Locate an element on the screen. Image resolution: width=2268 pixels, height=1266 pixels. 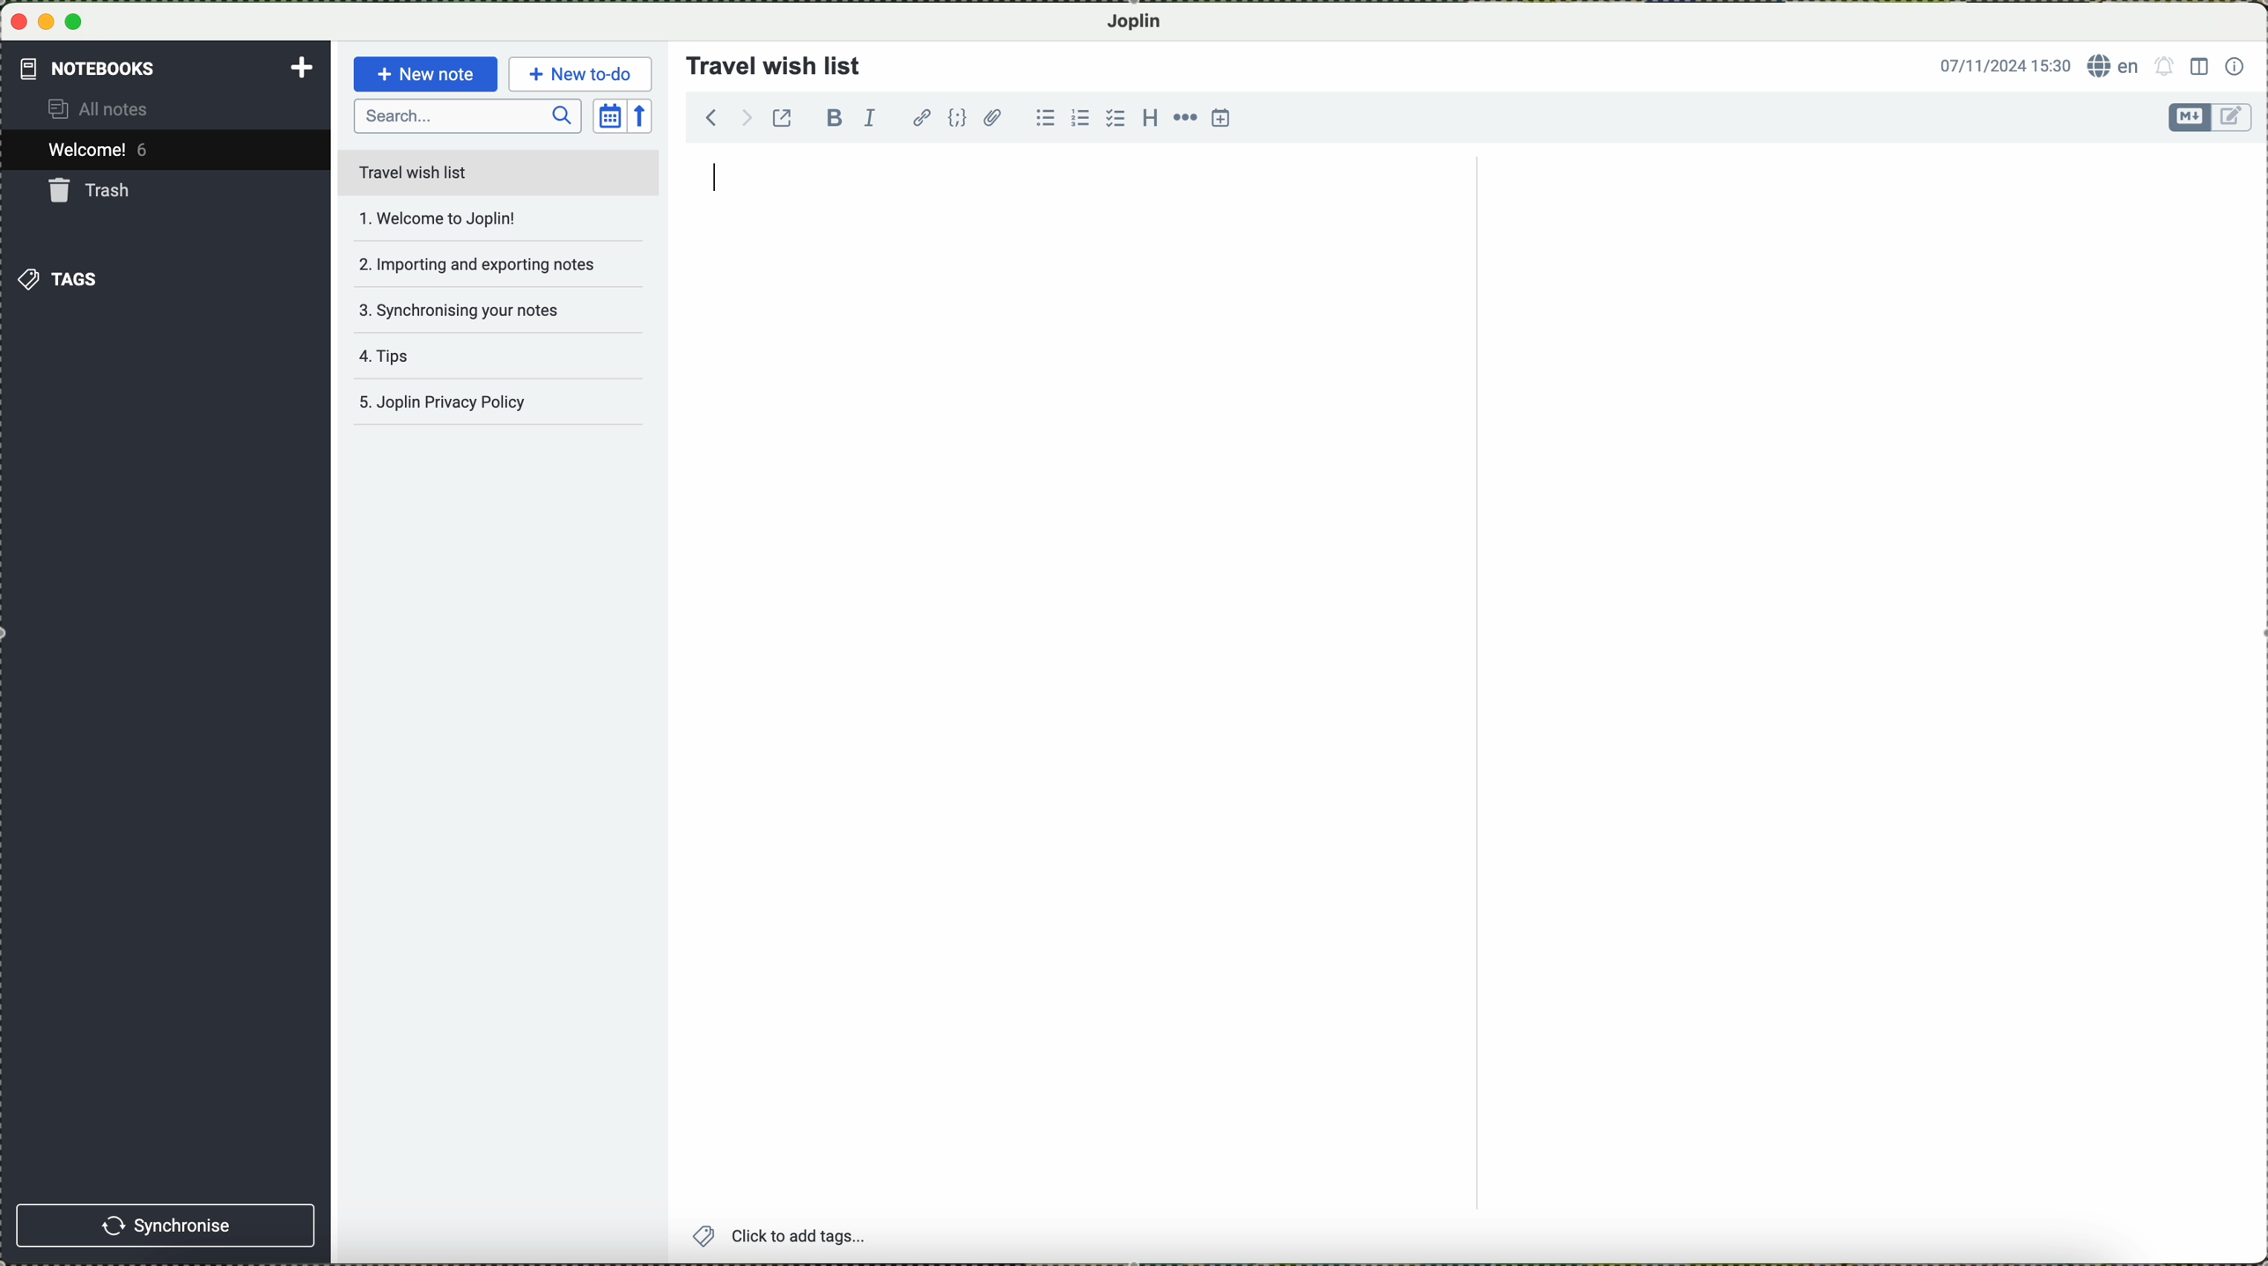
typing is located at coordinates (717, 180).